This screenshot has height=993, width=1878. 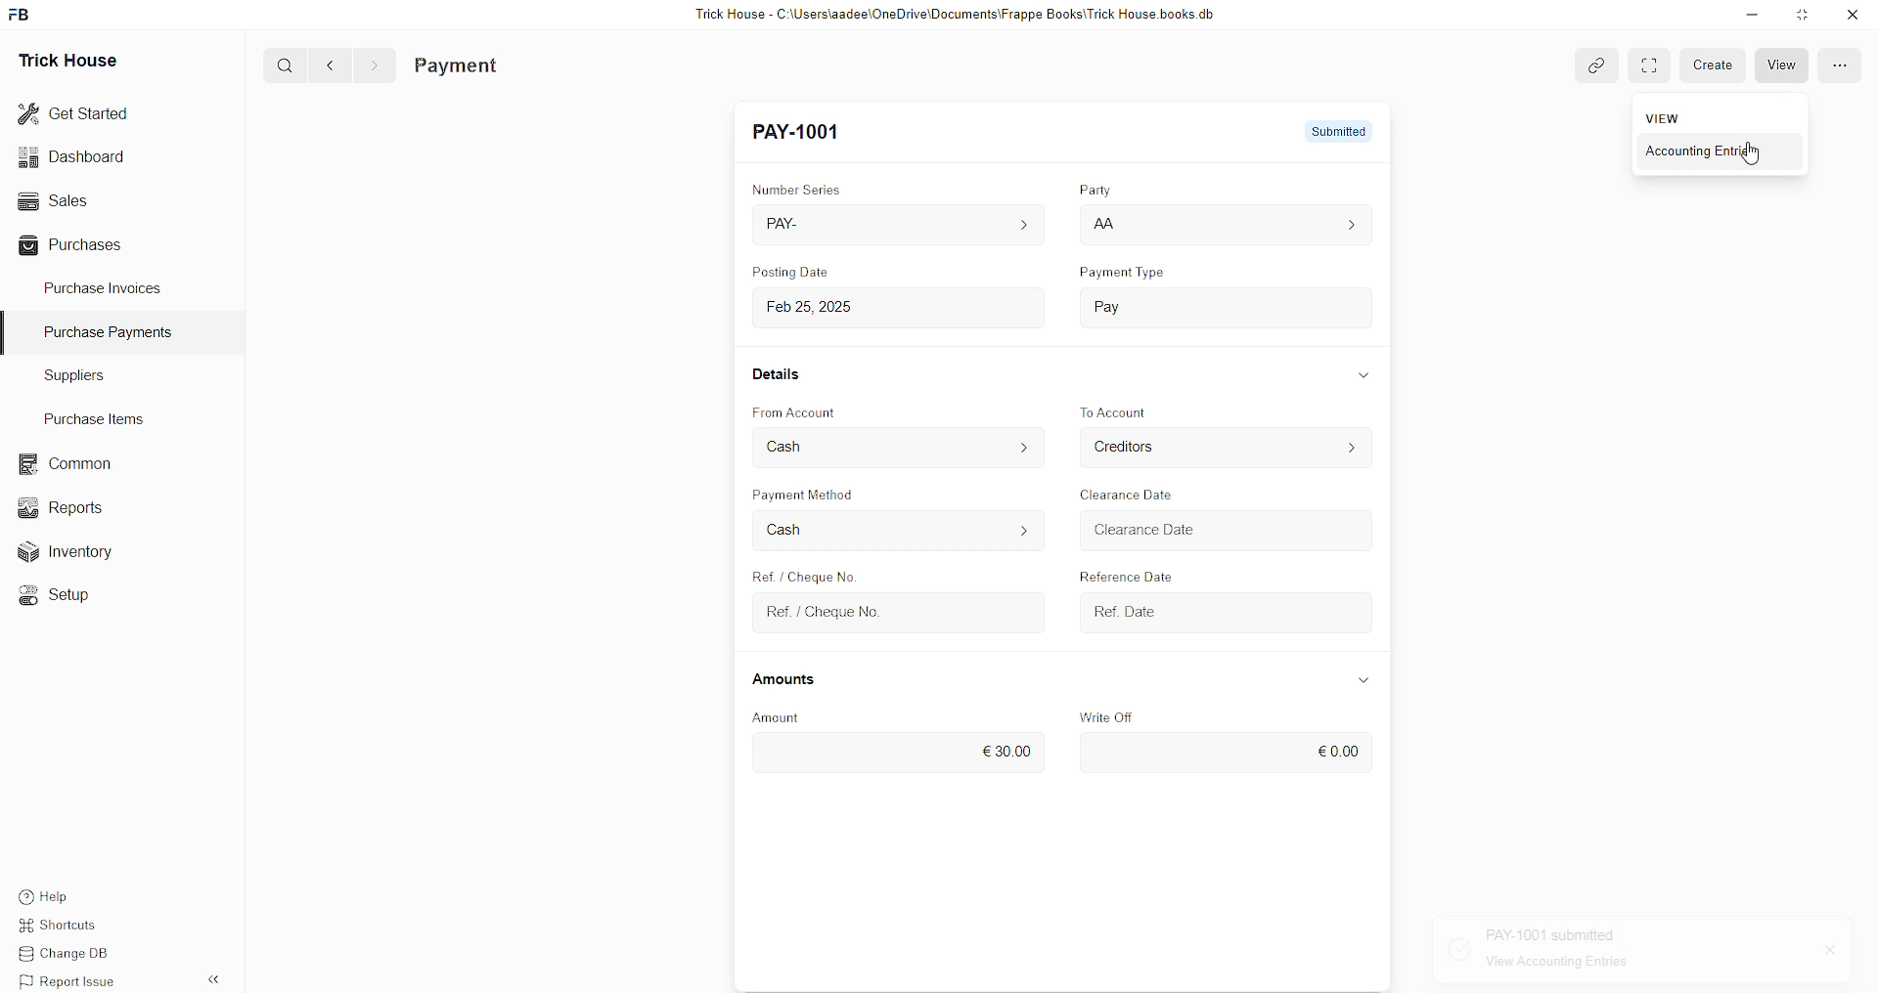 What do you see at coordinates (76, 556) in the screenshot?
I see `Inventory` at bounding box center [76, 556].